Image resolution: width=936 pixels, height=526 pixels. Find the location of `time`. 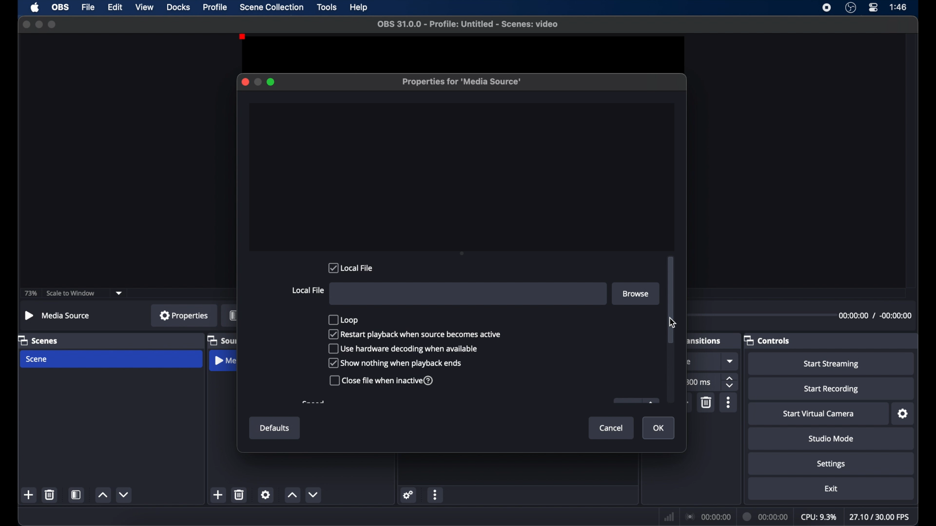

time is located at coordinates (899, 6).